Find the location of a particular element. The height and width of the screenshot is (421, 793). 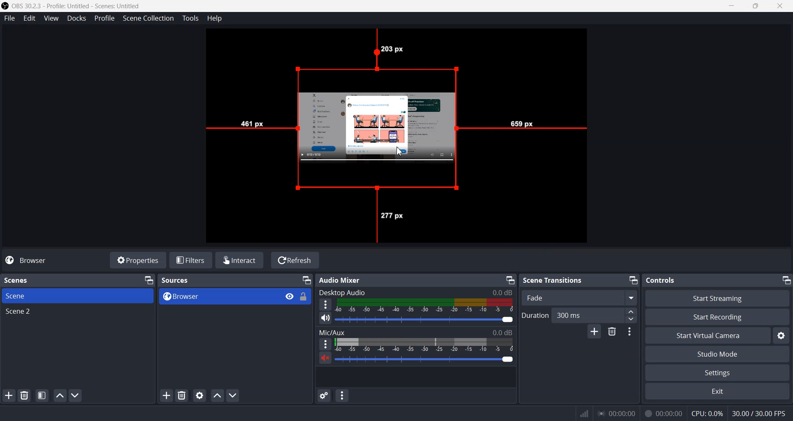

Restore down is located at coordinates (757, 7).